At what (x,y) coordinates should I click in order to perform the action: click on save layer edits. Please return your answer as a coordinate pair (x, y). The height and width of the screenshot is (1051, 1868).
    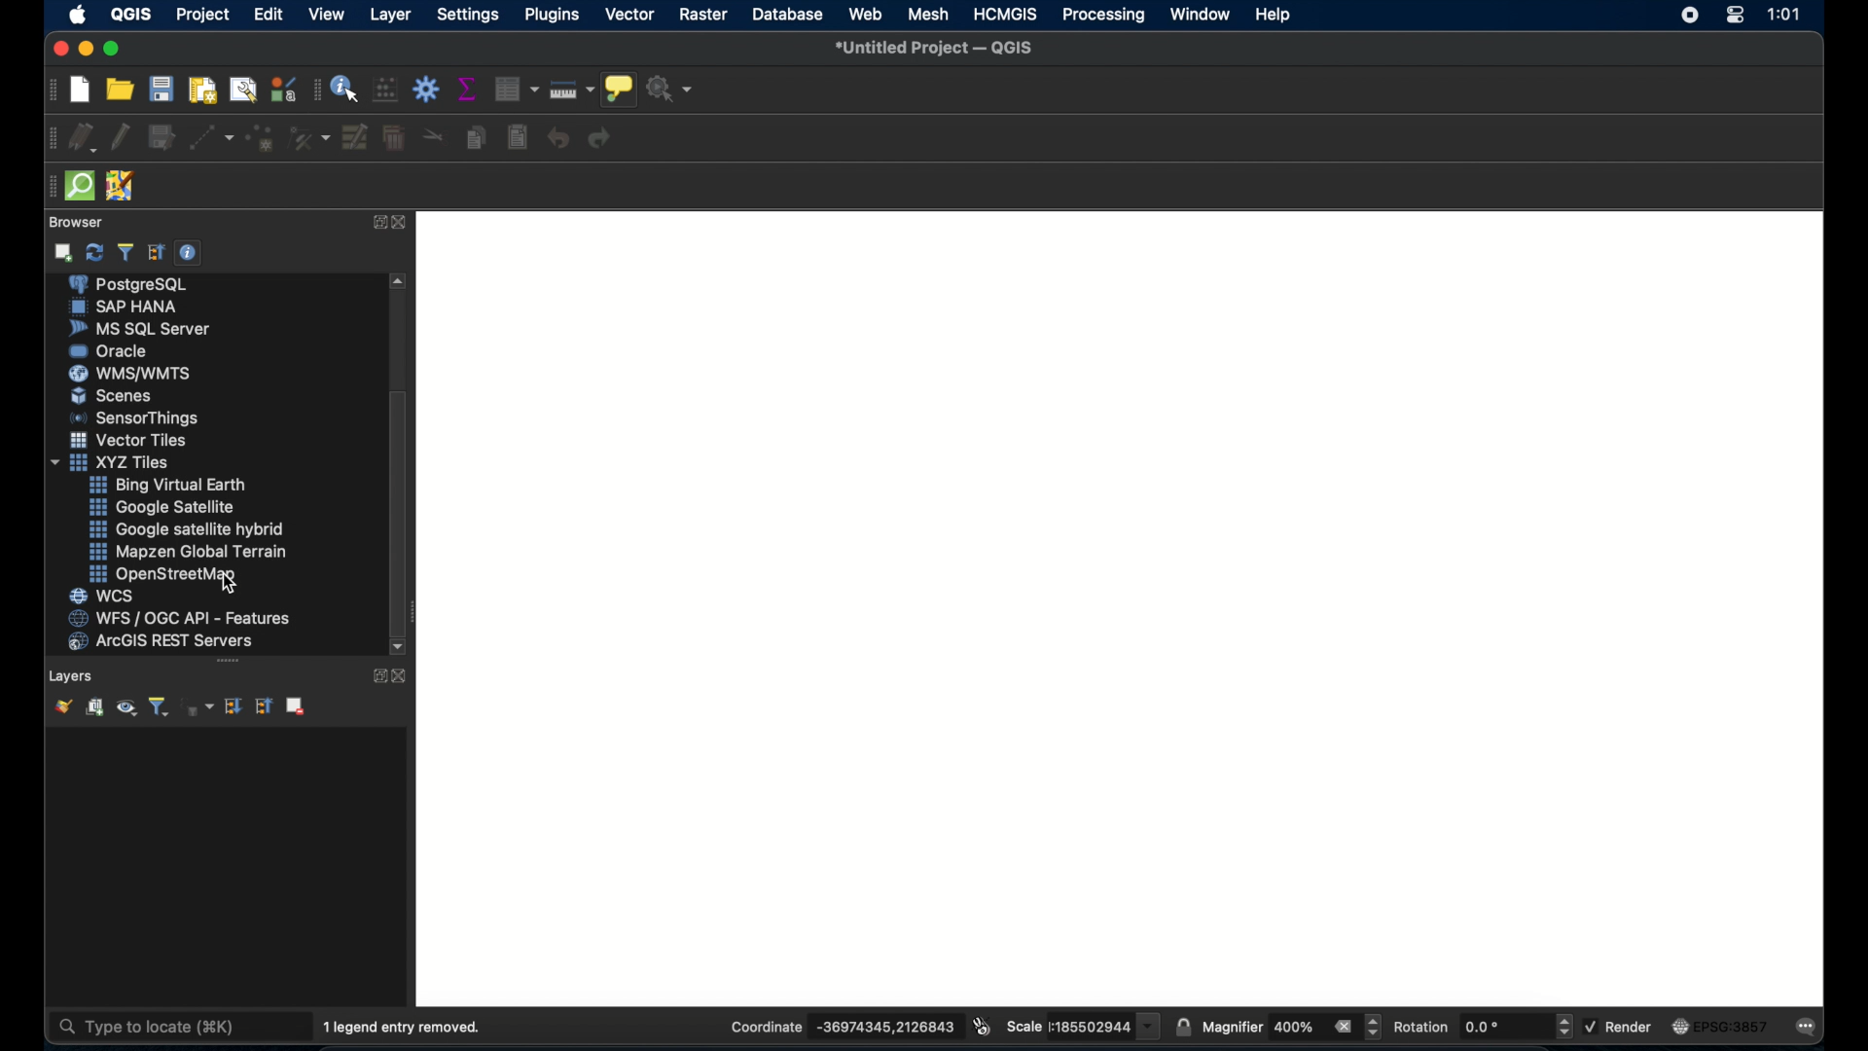
    Looking at the image, I should click on (162, 138).